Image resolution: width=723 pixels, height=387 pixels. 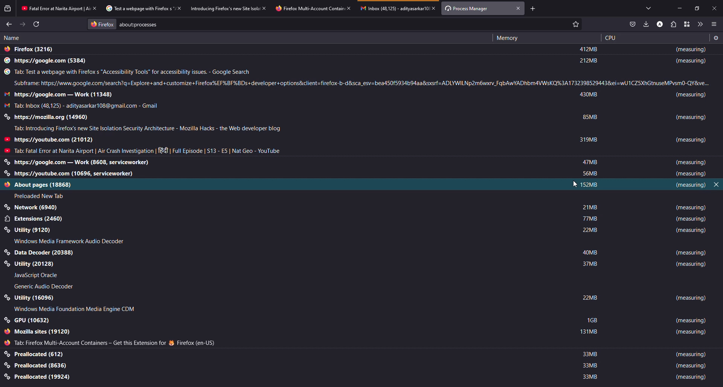 What do you see at coordinates (589, 297) in the screenshot?
I see `22 mb` at bounding box center [589, 297].